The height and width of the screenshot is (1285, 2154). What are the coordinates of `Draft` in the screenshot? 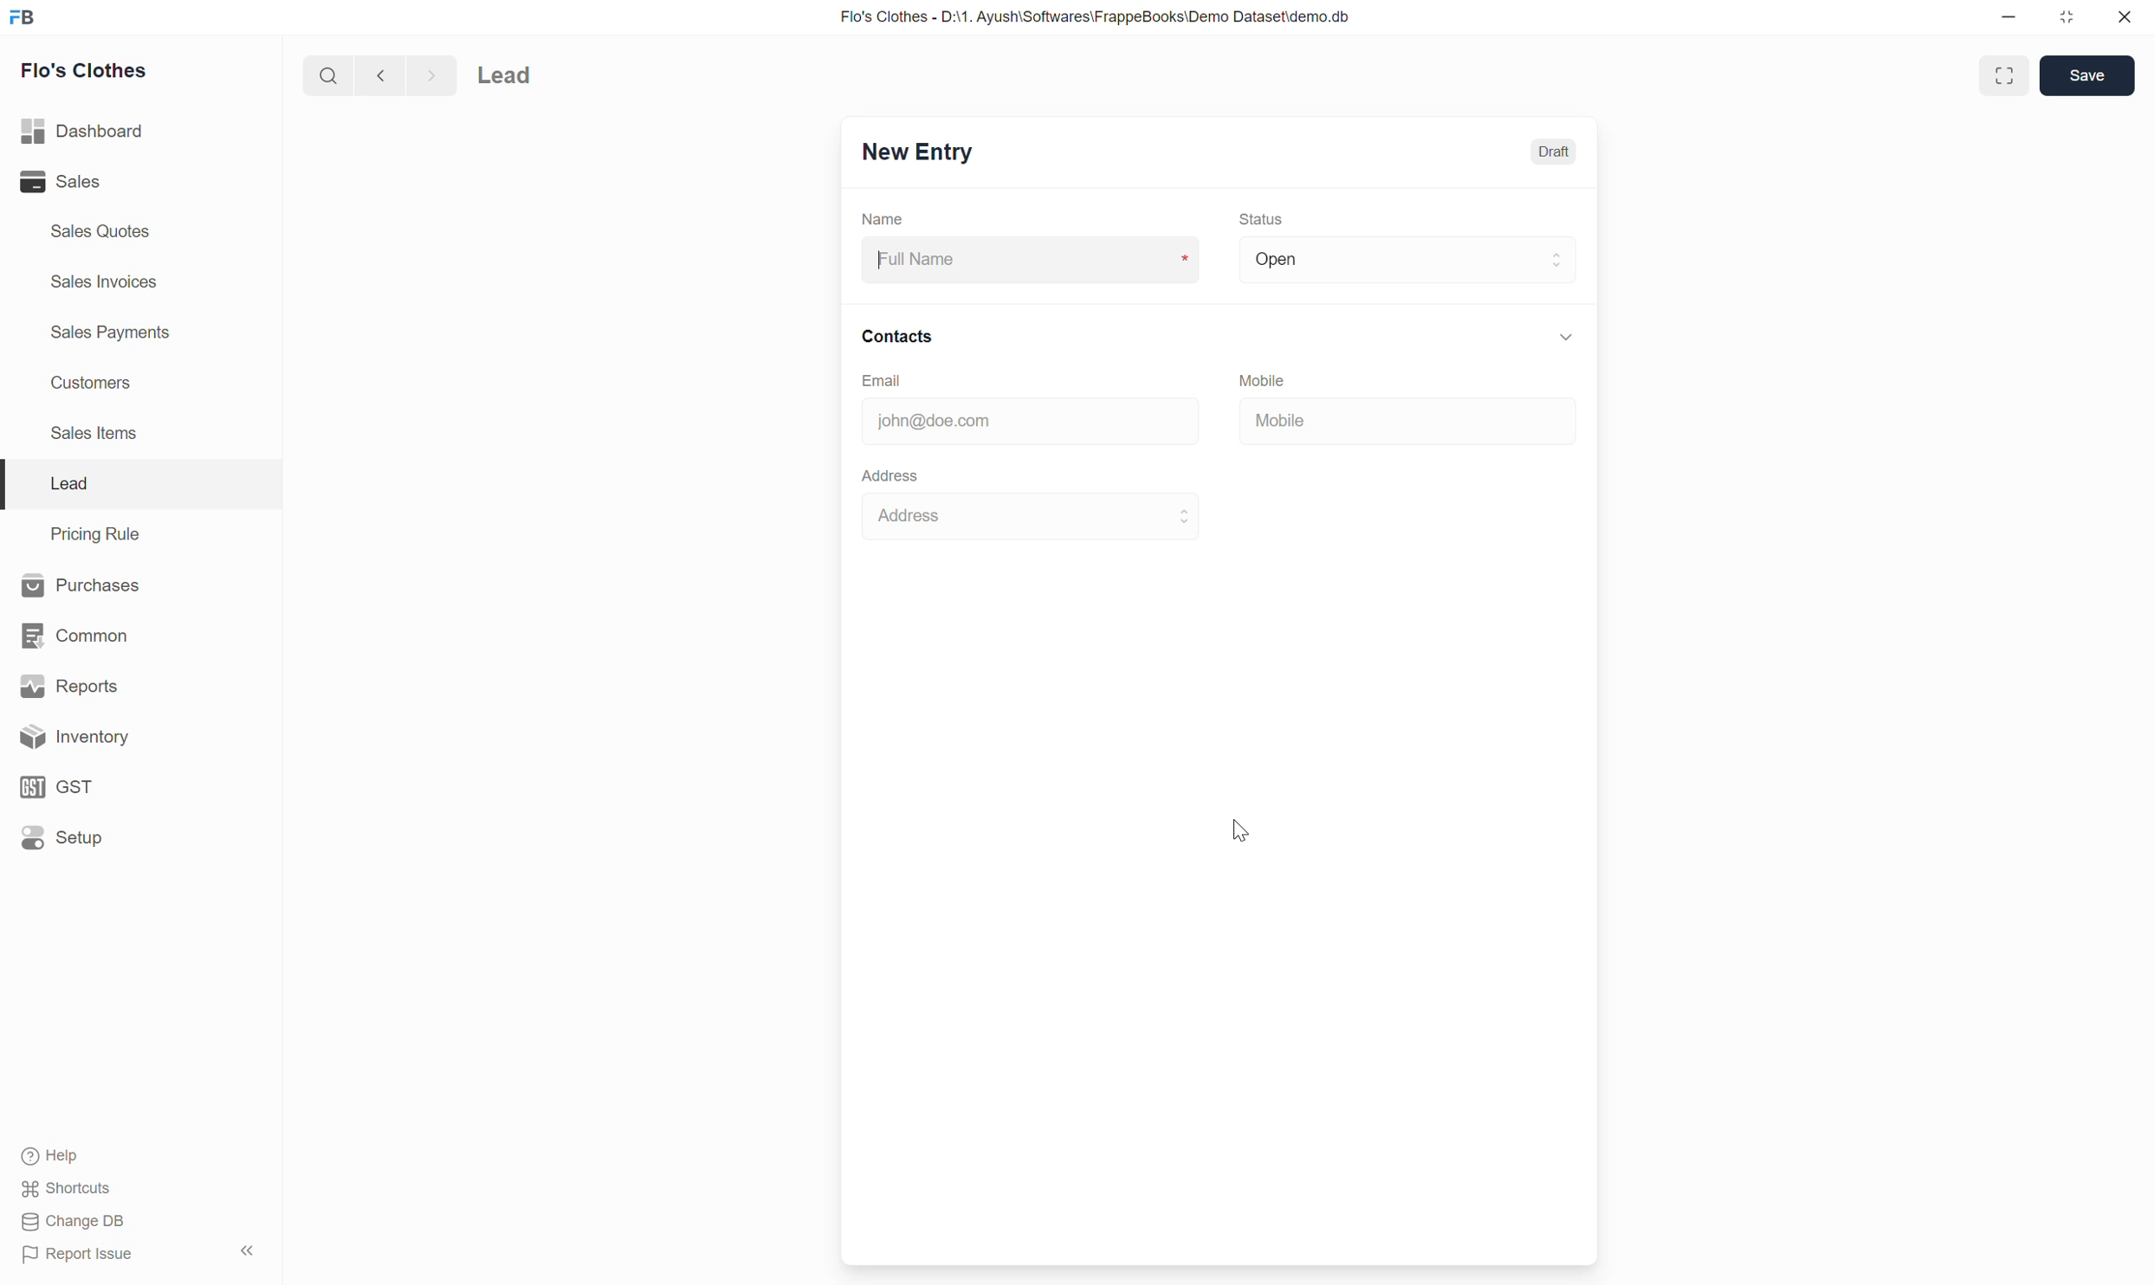 It's located at (1555, 151).